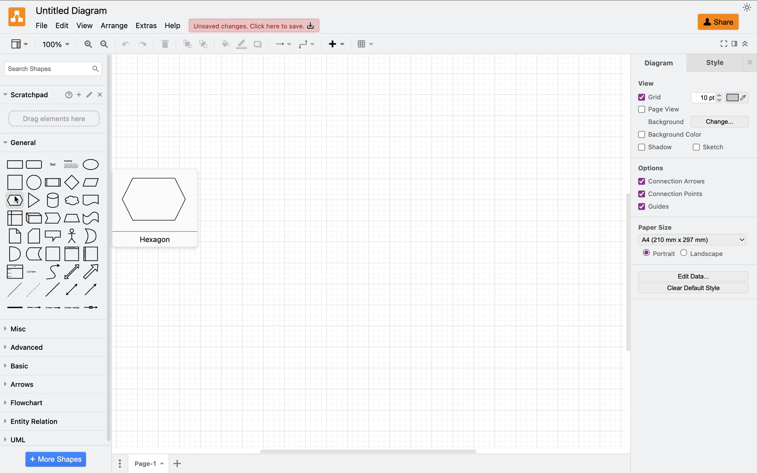  What do you see at coordinates (669, 132) in the screenshot?
I see `background color` at bounding box center [669, 132].